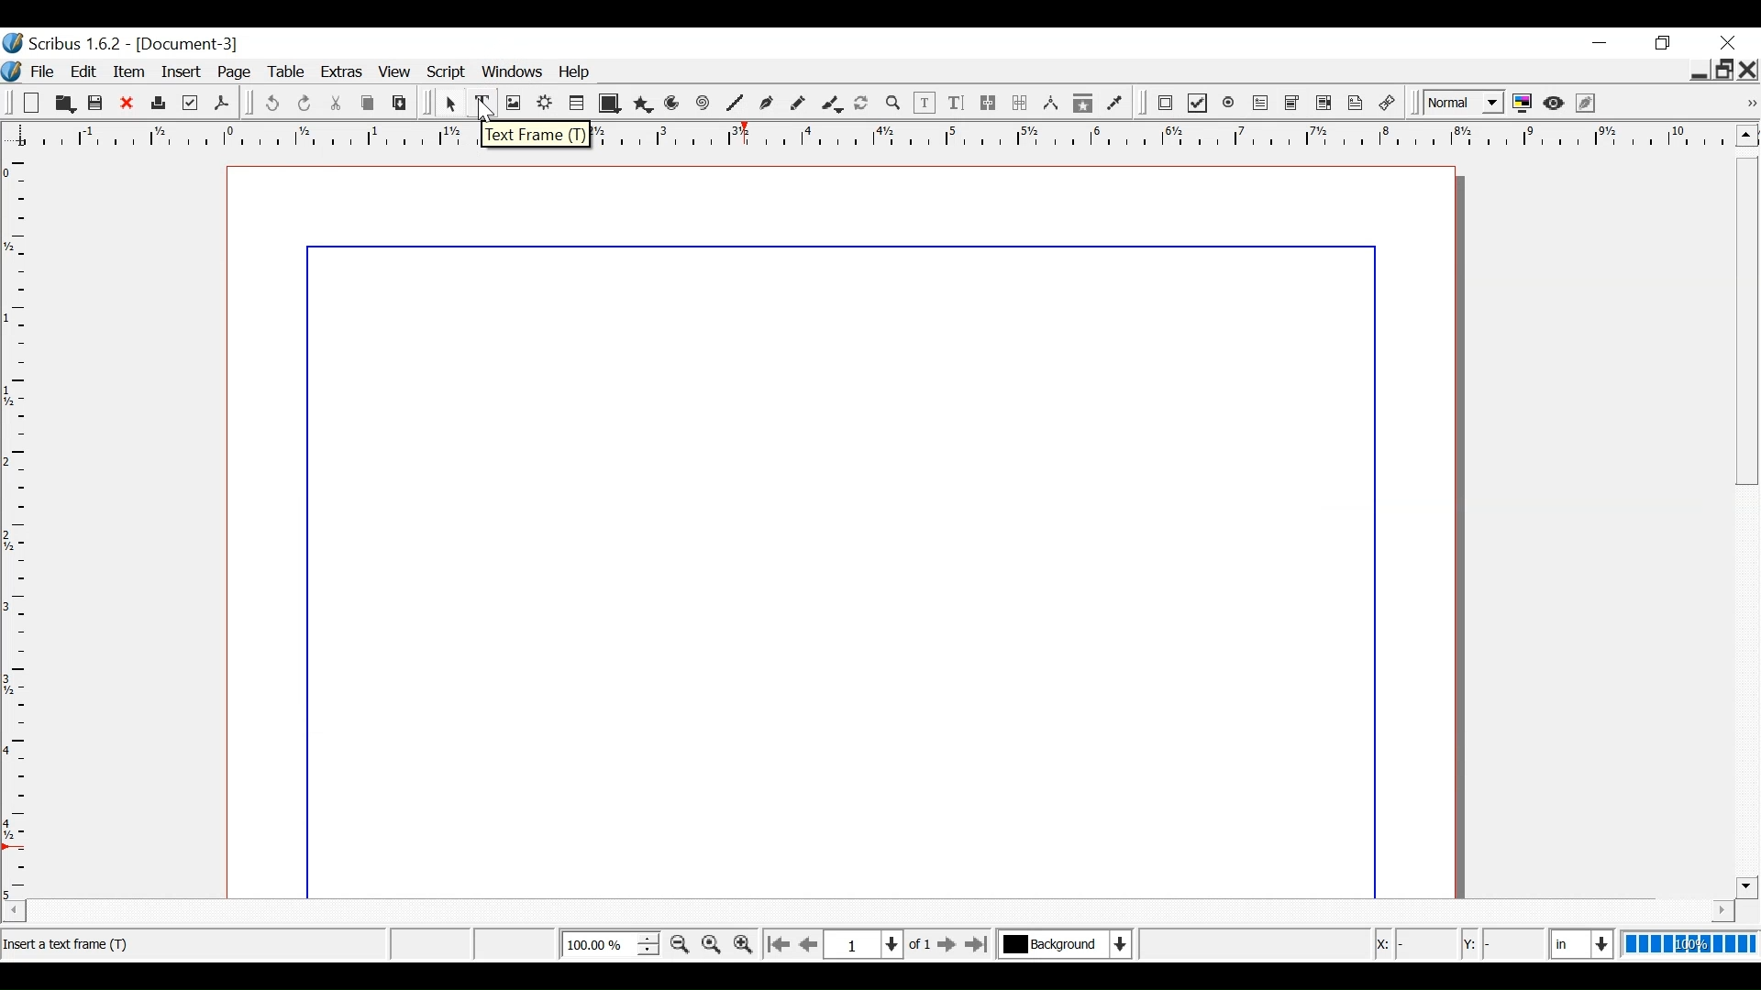  What do you see at coordinates (781, 943) in the screenshot?
I see `Go to the first page` at bounding box center [781, 943].